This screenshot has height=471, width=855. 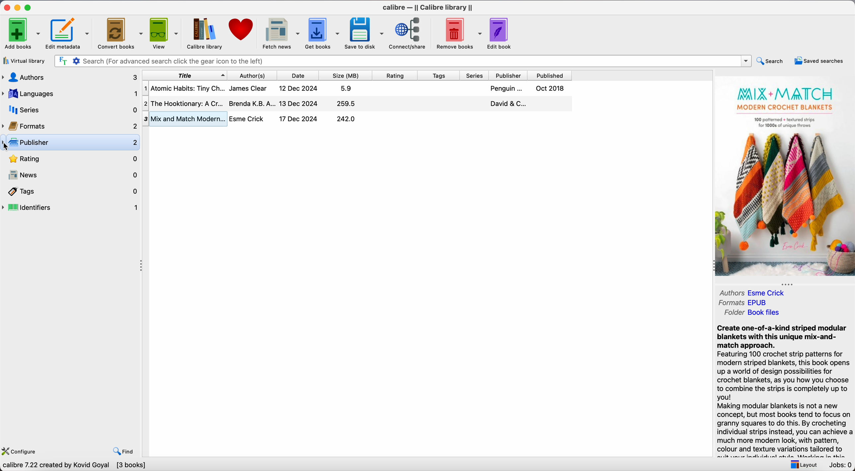 What do you see at coordinates (755, 292) in the screenshot?
I see `Authors Esme Crick` at bounding box center [755, 292].